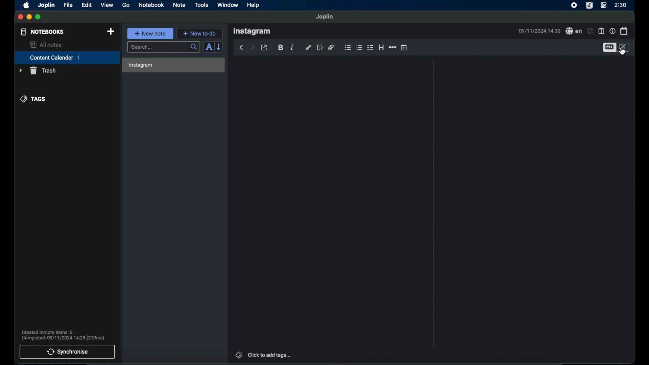 The width and height of the screenshot is (649, 365). Describe the element at coordinates (434, 203) in the screenshot. I see `divider` at that location.